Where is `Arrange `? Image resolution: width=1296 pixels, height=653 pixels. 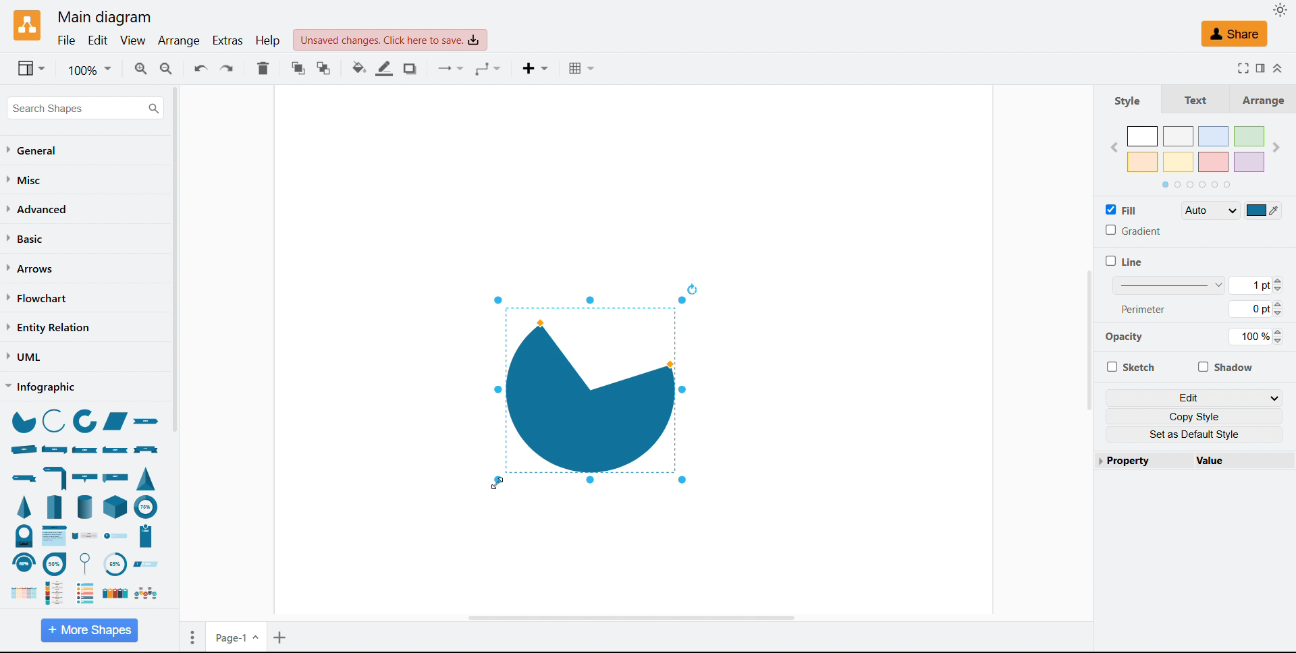
Arrange  is located at coordinates (180, 42).